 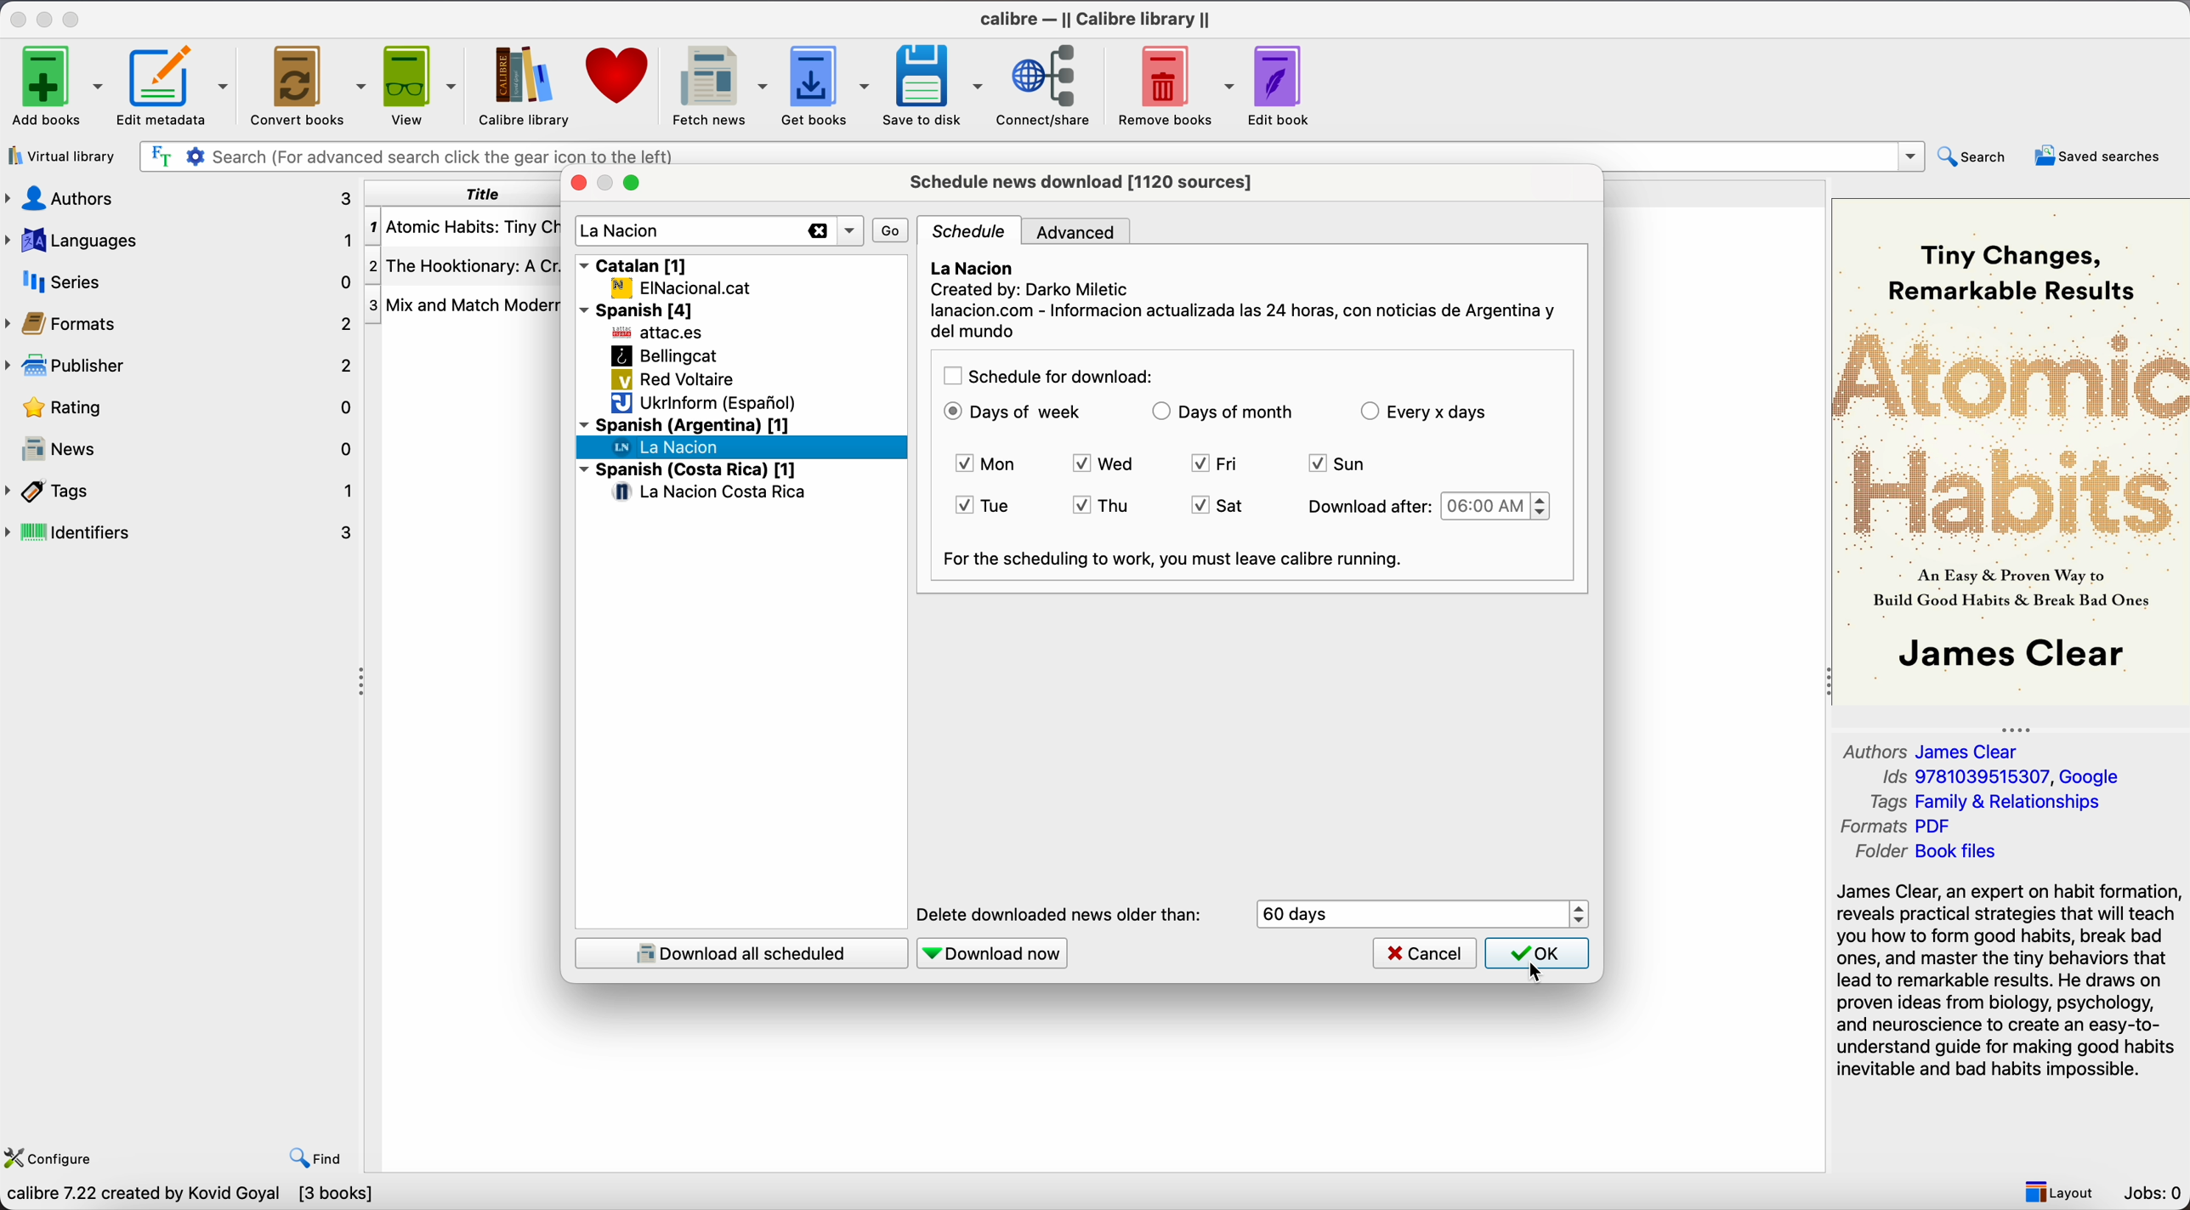 I want to click on clear, so click(x=815, y=232).